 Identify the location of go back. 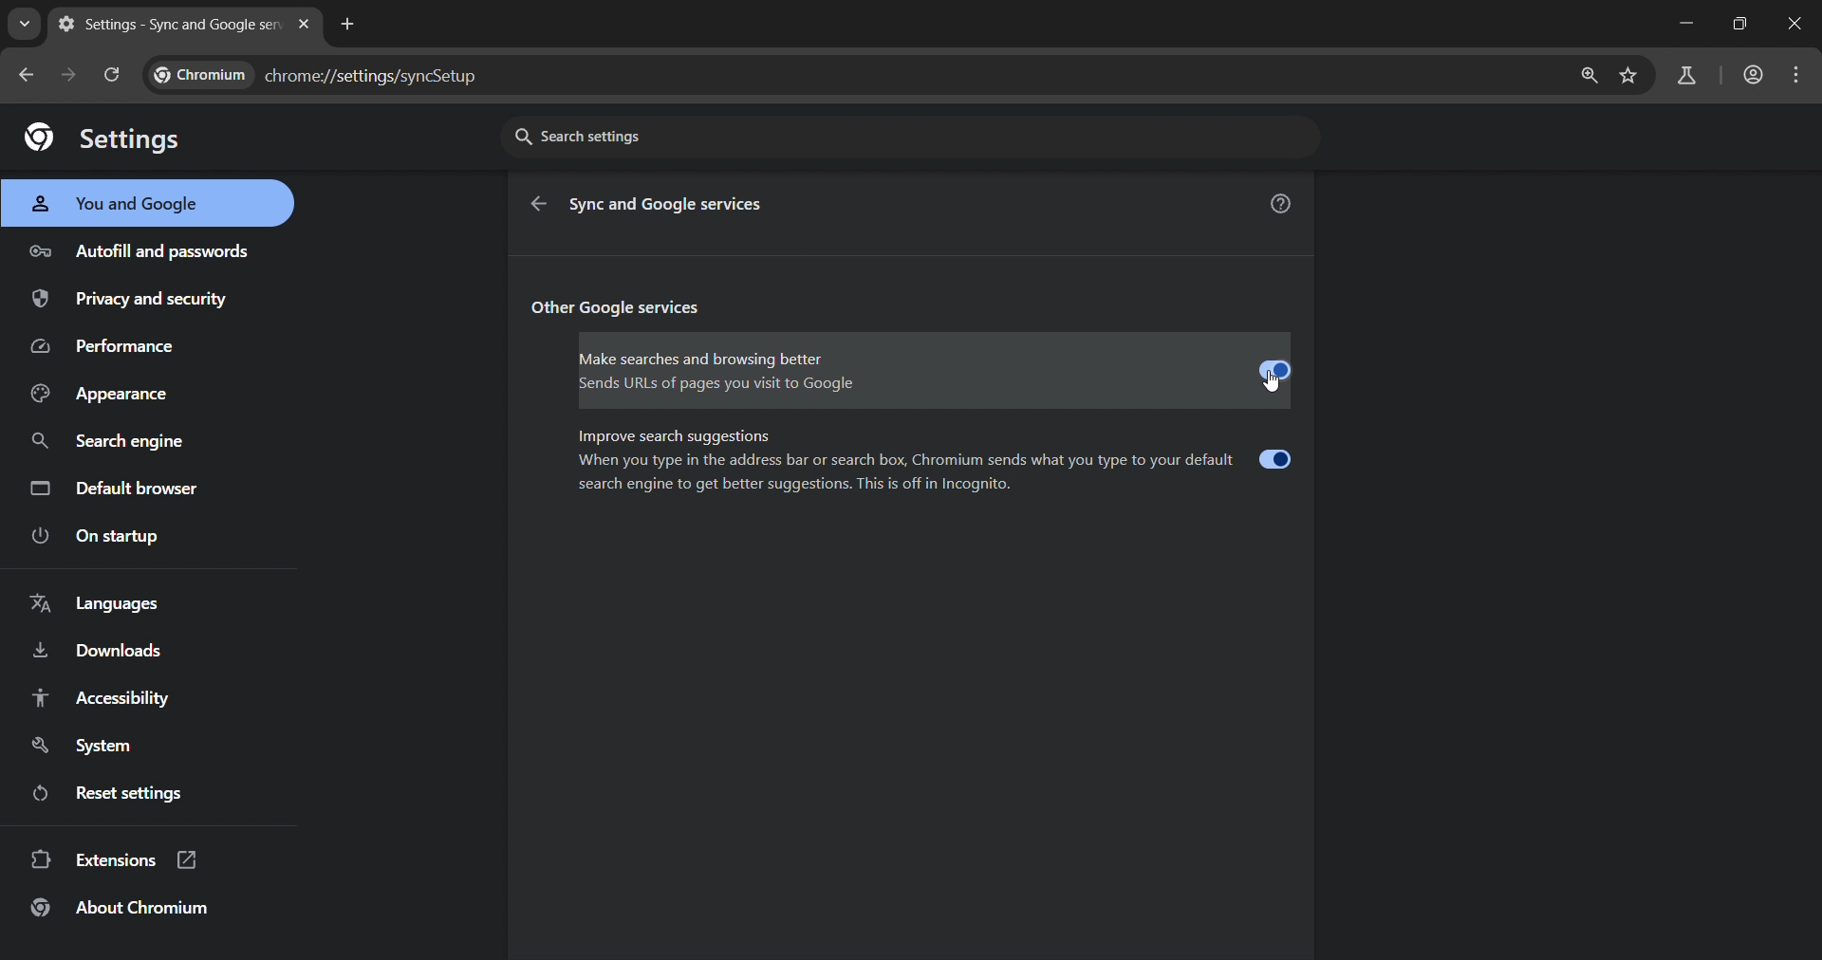
(542, 207).